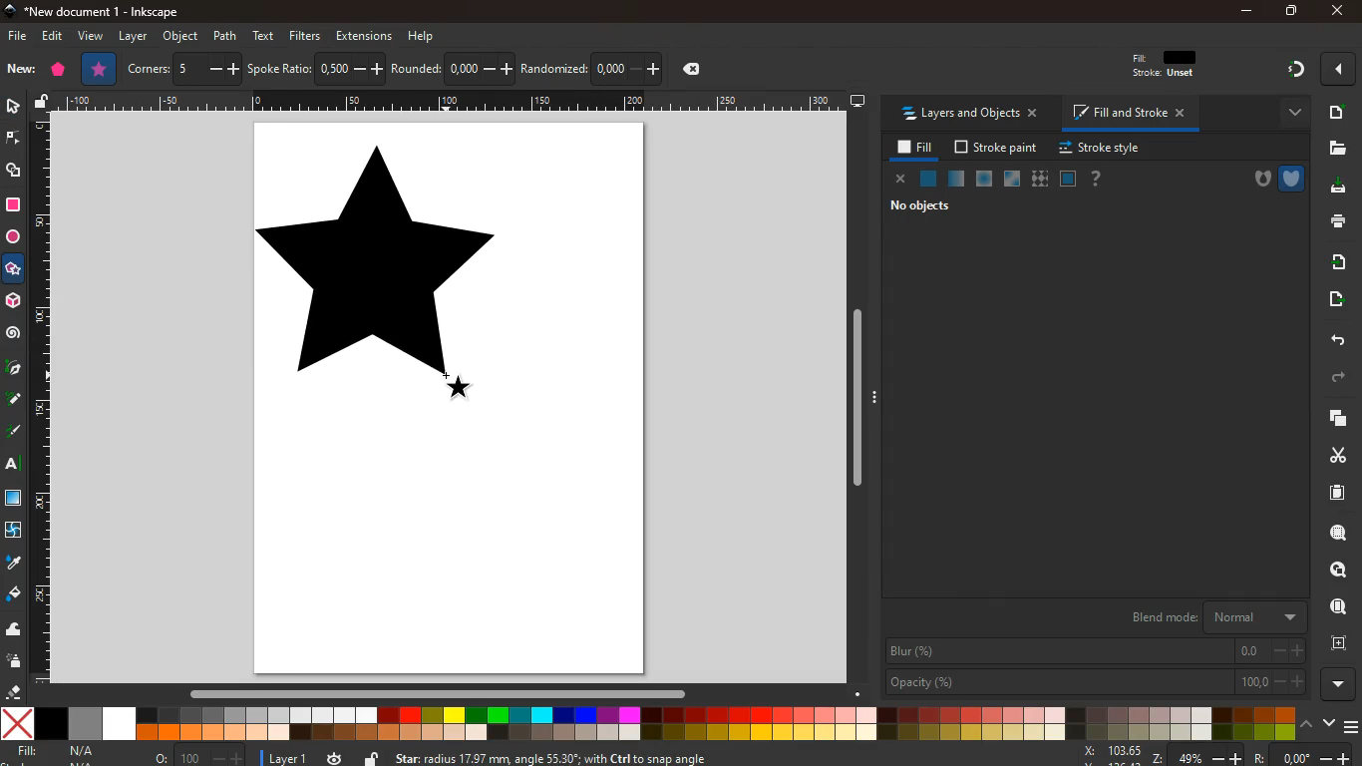 The width and height of the screenshot is (1362, 766). What do you see at coordinates (19, 36) in the screenshot?
I see `file` at bounding box center [19, 36].